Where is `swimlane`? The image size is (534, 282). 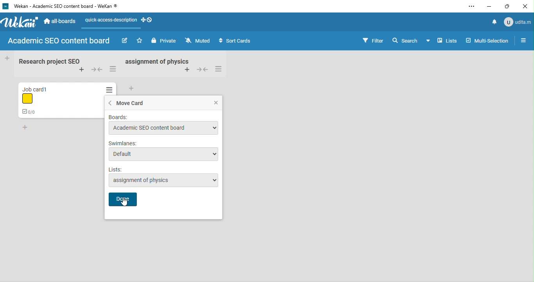
swimlane is located at coordinates (164, 143).